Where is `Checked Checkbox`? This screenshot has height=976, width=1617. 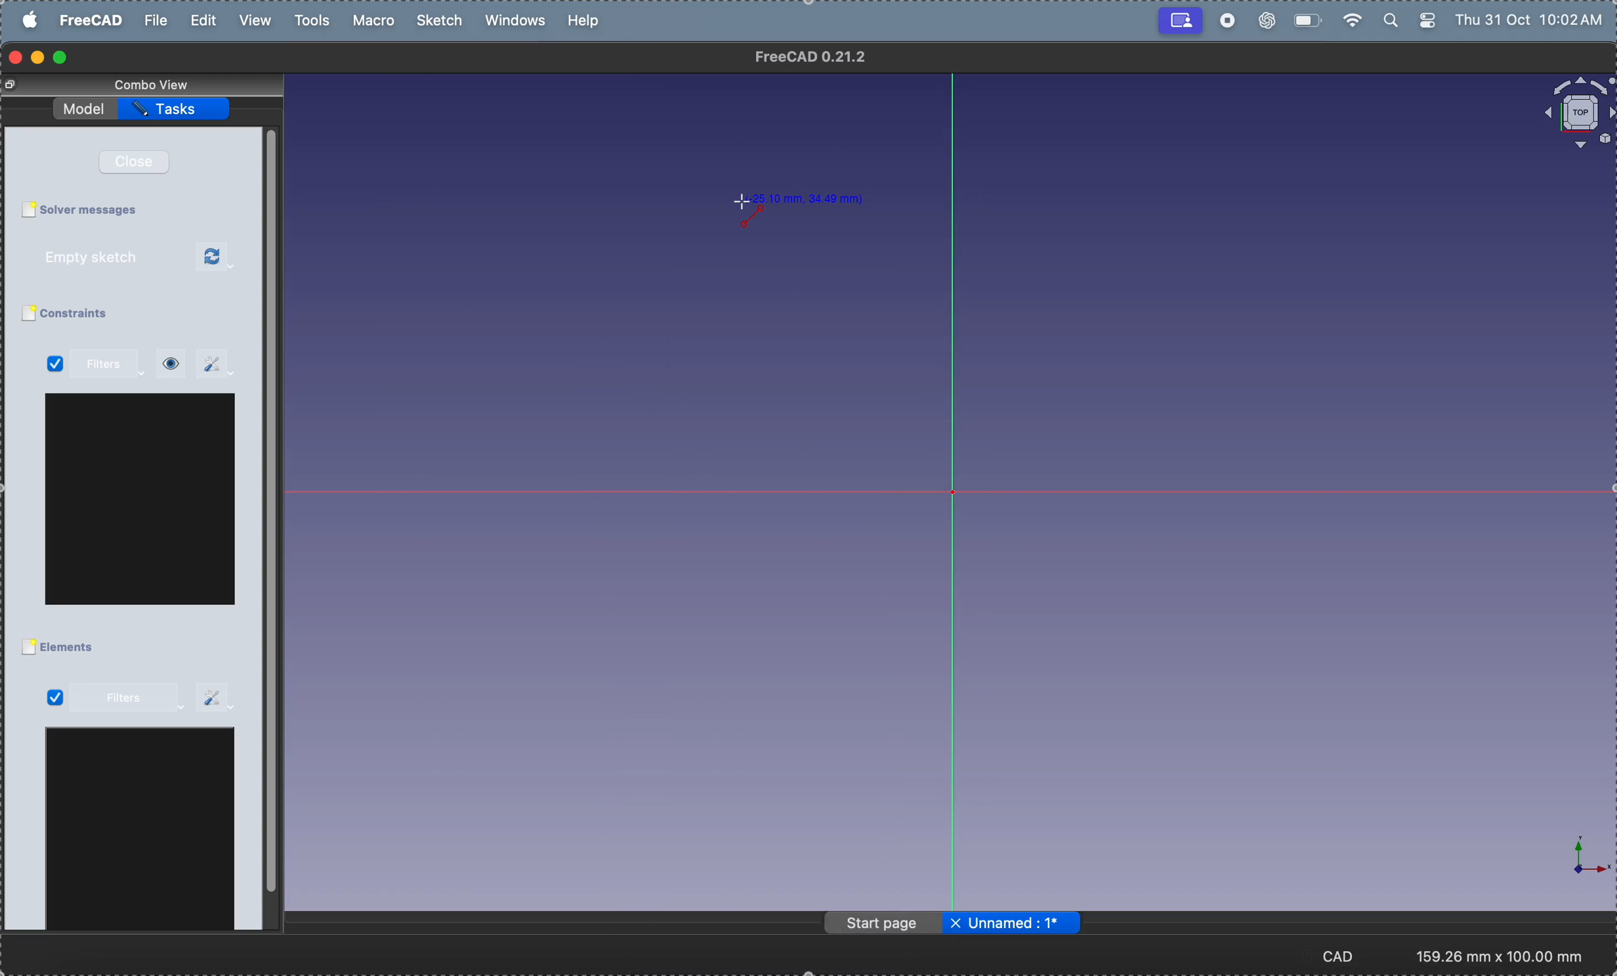
Checked Checkbox is located at coordinates (54, 697).